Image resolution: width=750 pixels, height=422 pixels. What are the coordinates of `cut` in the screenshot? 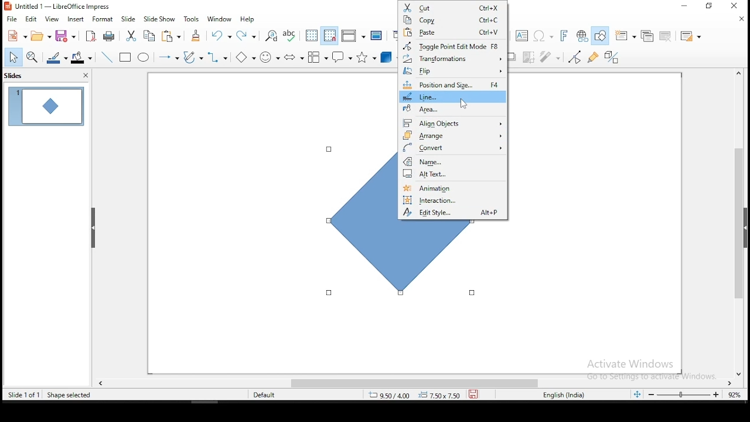 It's located at (131, 37).